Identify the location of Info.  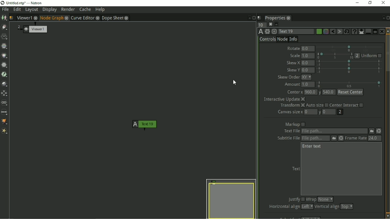
(294, 39).